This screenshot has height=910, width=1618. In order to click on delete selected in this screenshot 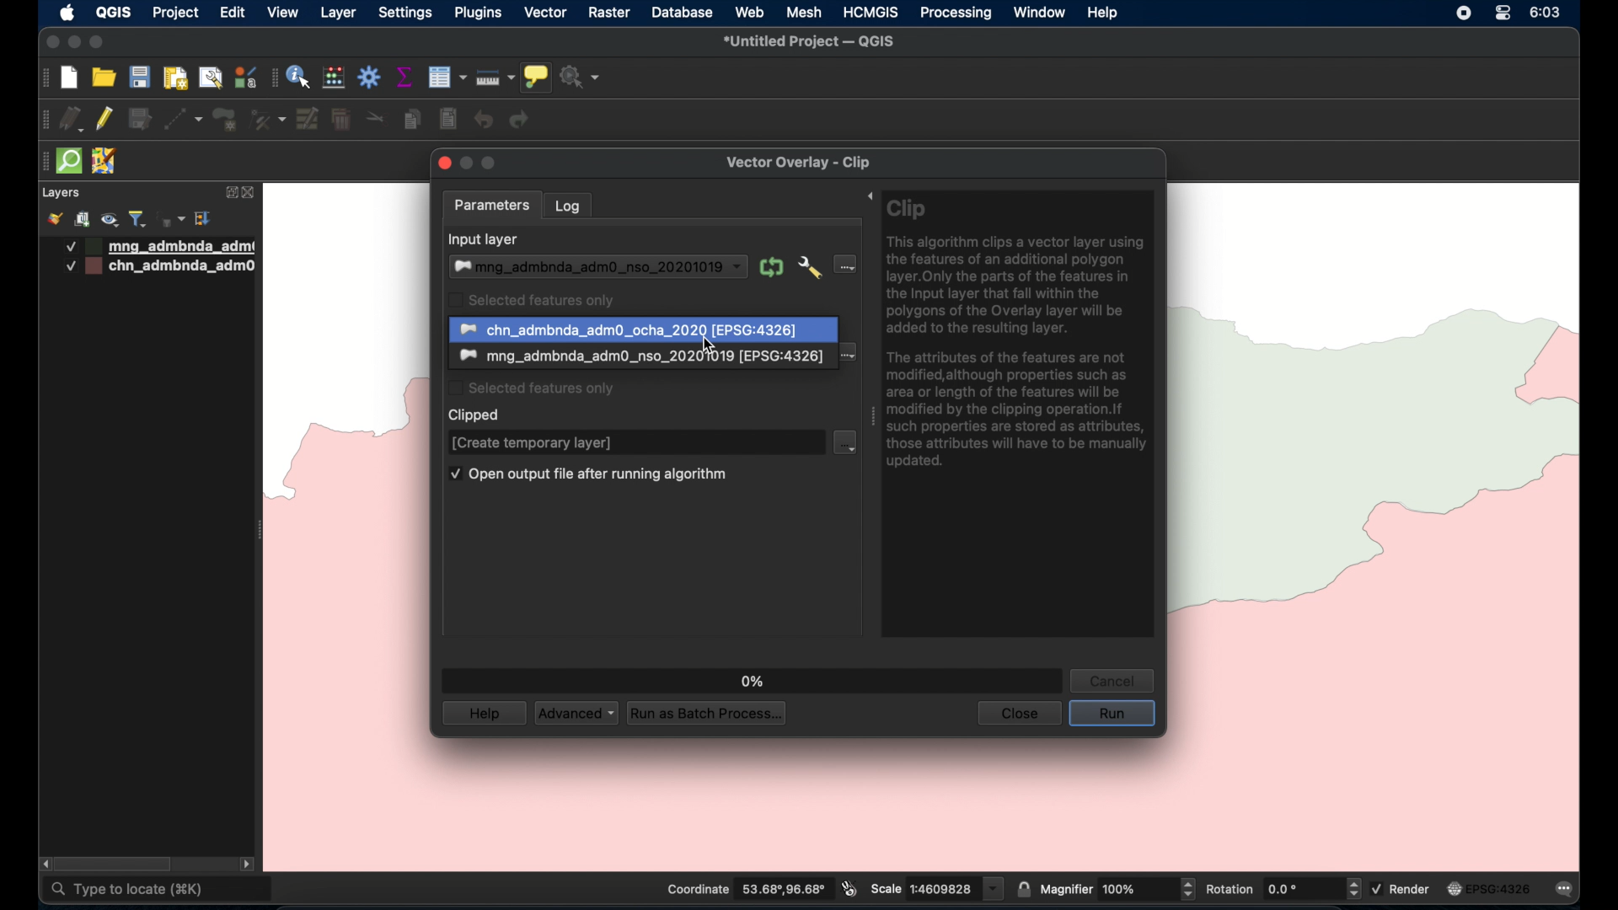, I will do `click(341, 120)`.